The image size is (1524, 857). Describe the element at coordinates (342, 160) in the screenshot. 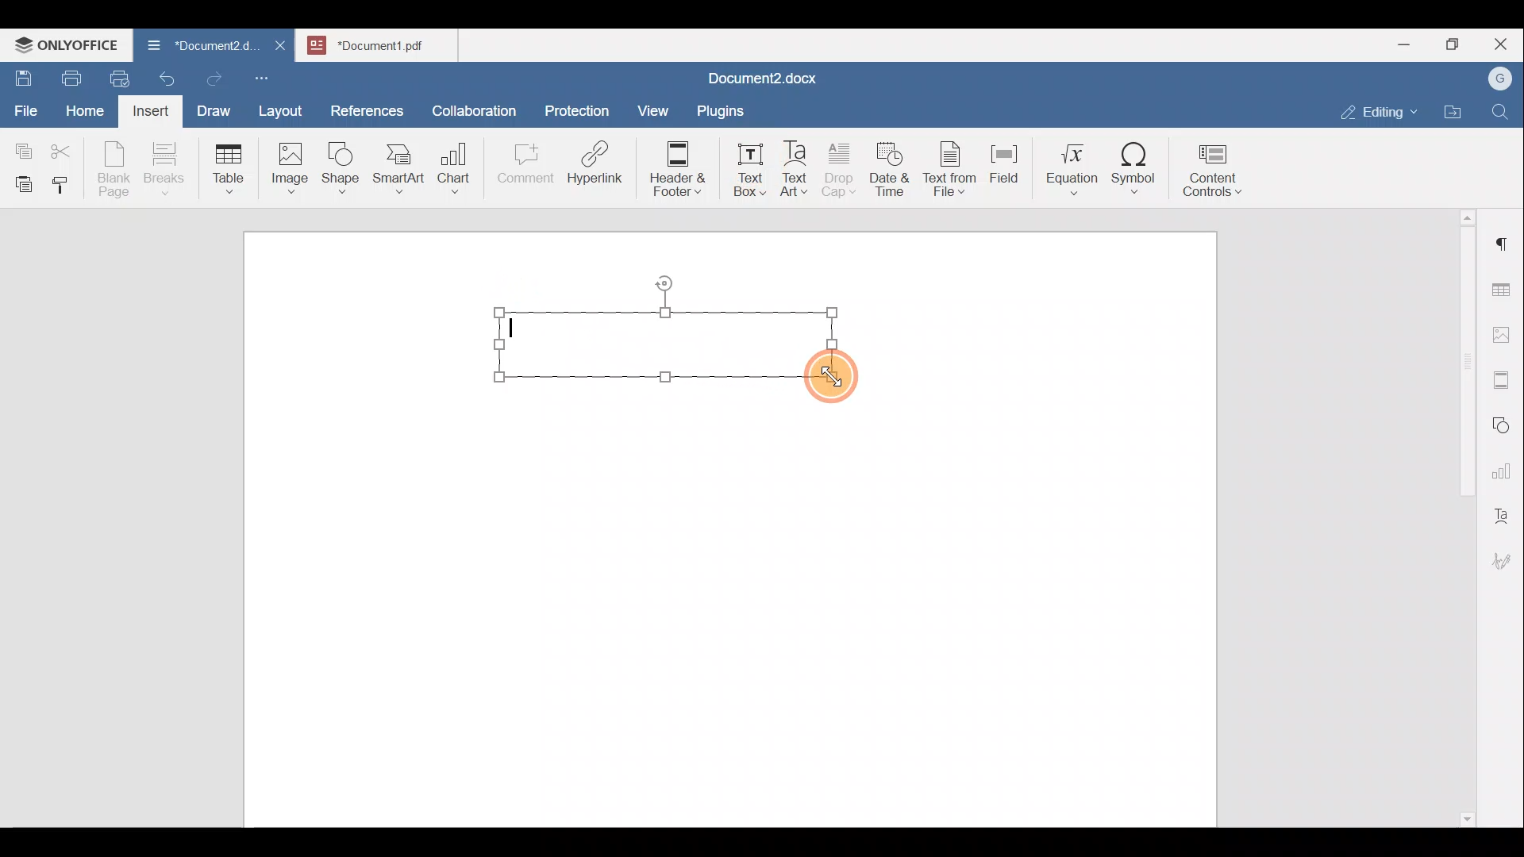

I see `Shape` at that location.